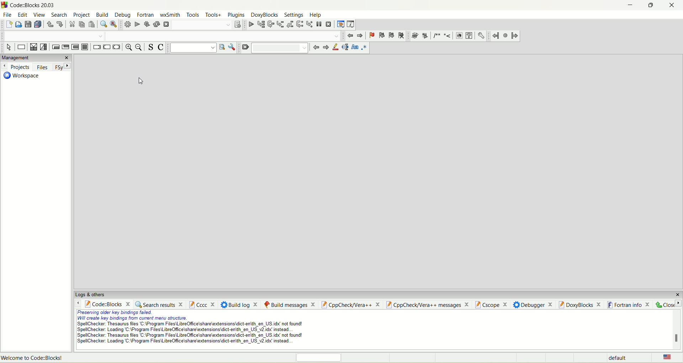  I want to click on text search, so click(191, 49).